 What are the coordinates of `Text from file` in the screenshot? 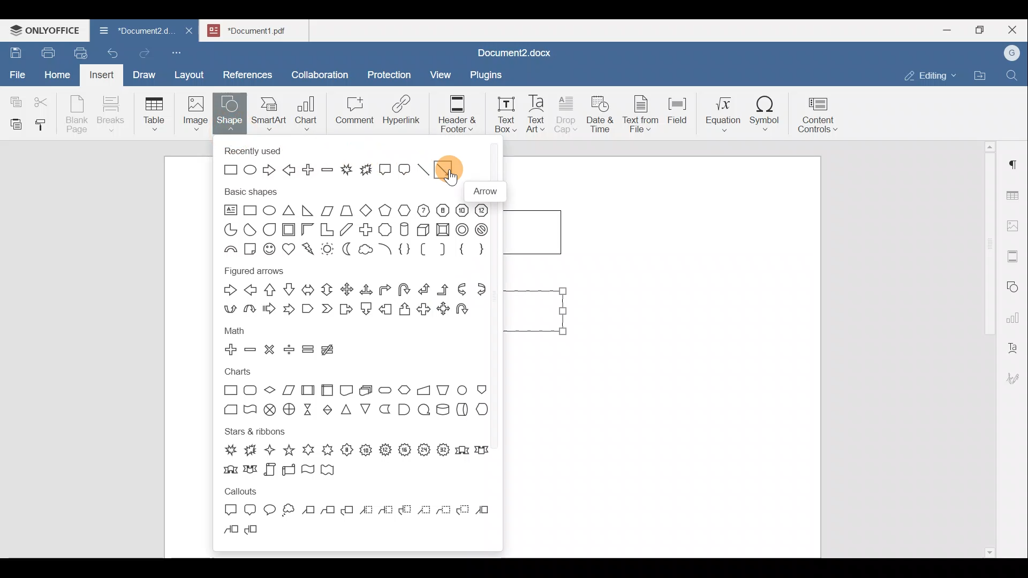 It's located at (642, 113).